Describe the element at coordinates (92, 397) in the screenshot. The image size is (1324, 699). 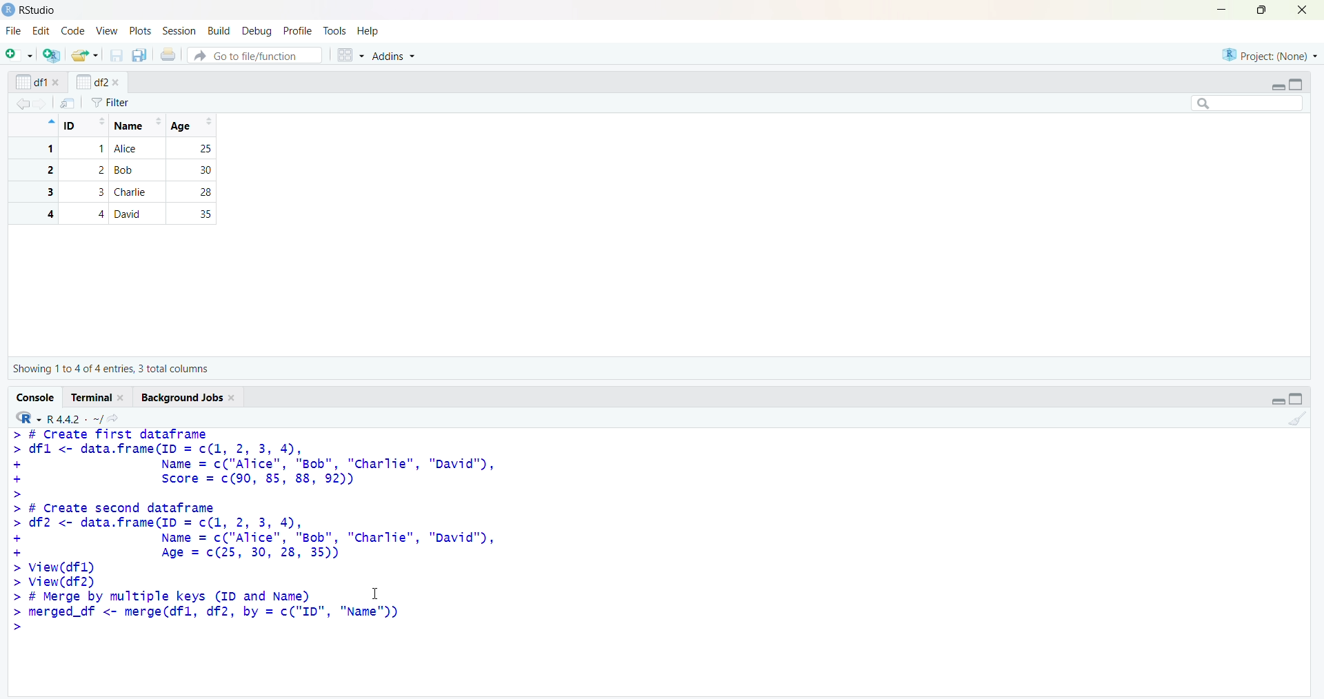
I see `Terminal` at that location.